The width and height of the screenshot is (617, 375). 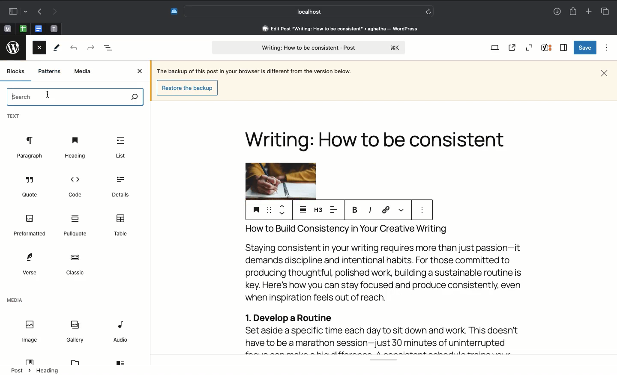 What do you see at coordinates (303, 209) in the screenshot?
I see `Justify` at bounding box center [303, 209].